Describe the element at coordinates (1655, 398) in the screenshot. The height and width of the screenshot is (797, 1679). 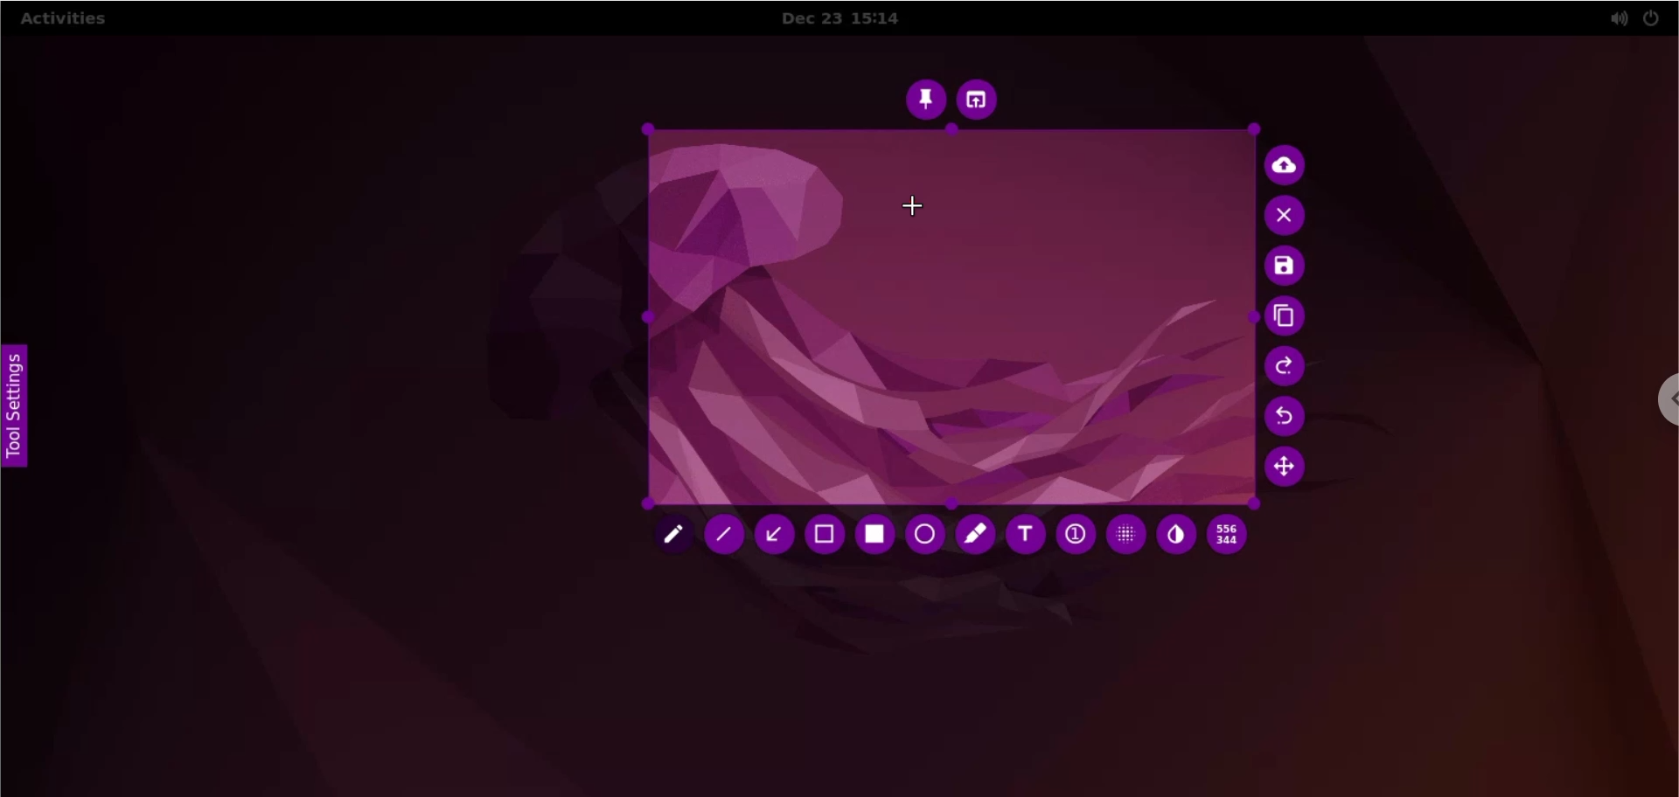
I see `chrome options` at that location.